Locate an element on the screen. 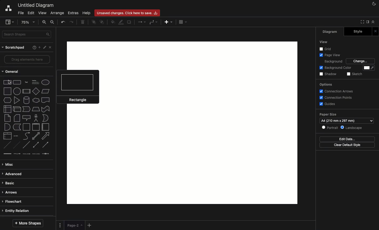 The height and width of the screenshot is (230, 379). Delete is located at coordinates (84, 23).